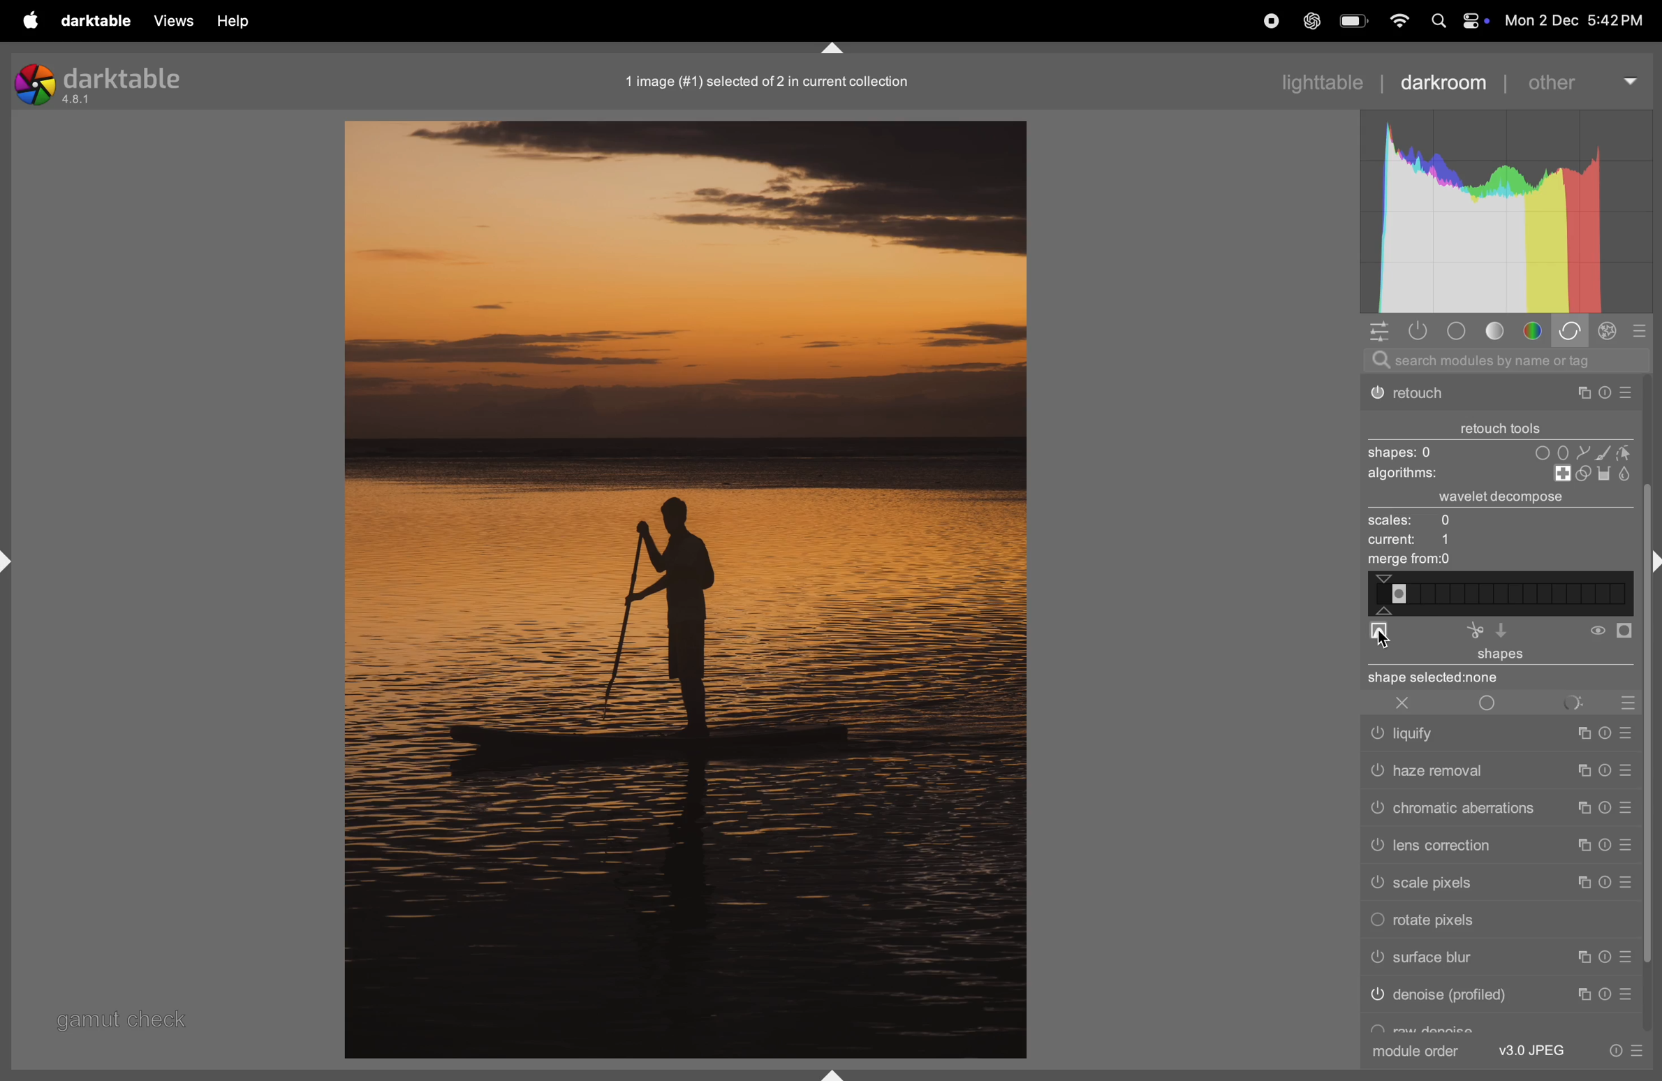 The height and width of the screenshot is (1081, 1662). What do you see at coordinates (1572, 332) in the screenshot?
I see `correct` at bounding box center [1572, 332].